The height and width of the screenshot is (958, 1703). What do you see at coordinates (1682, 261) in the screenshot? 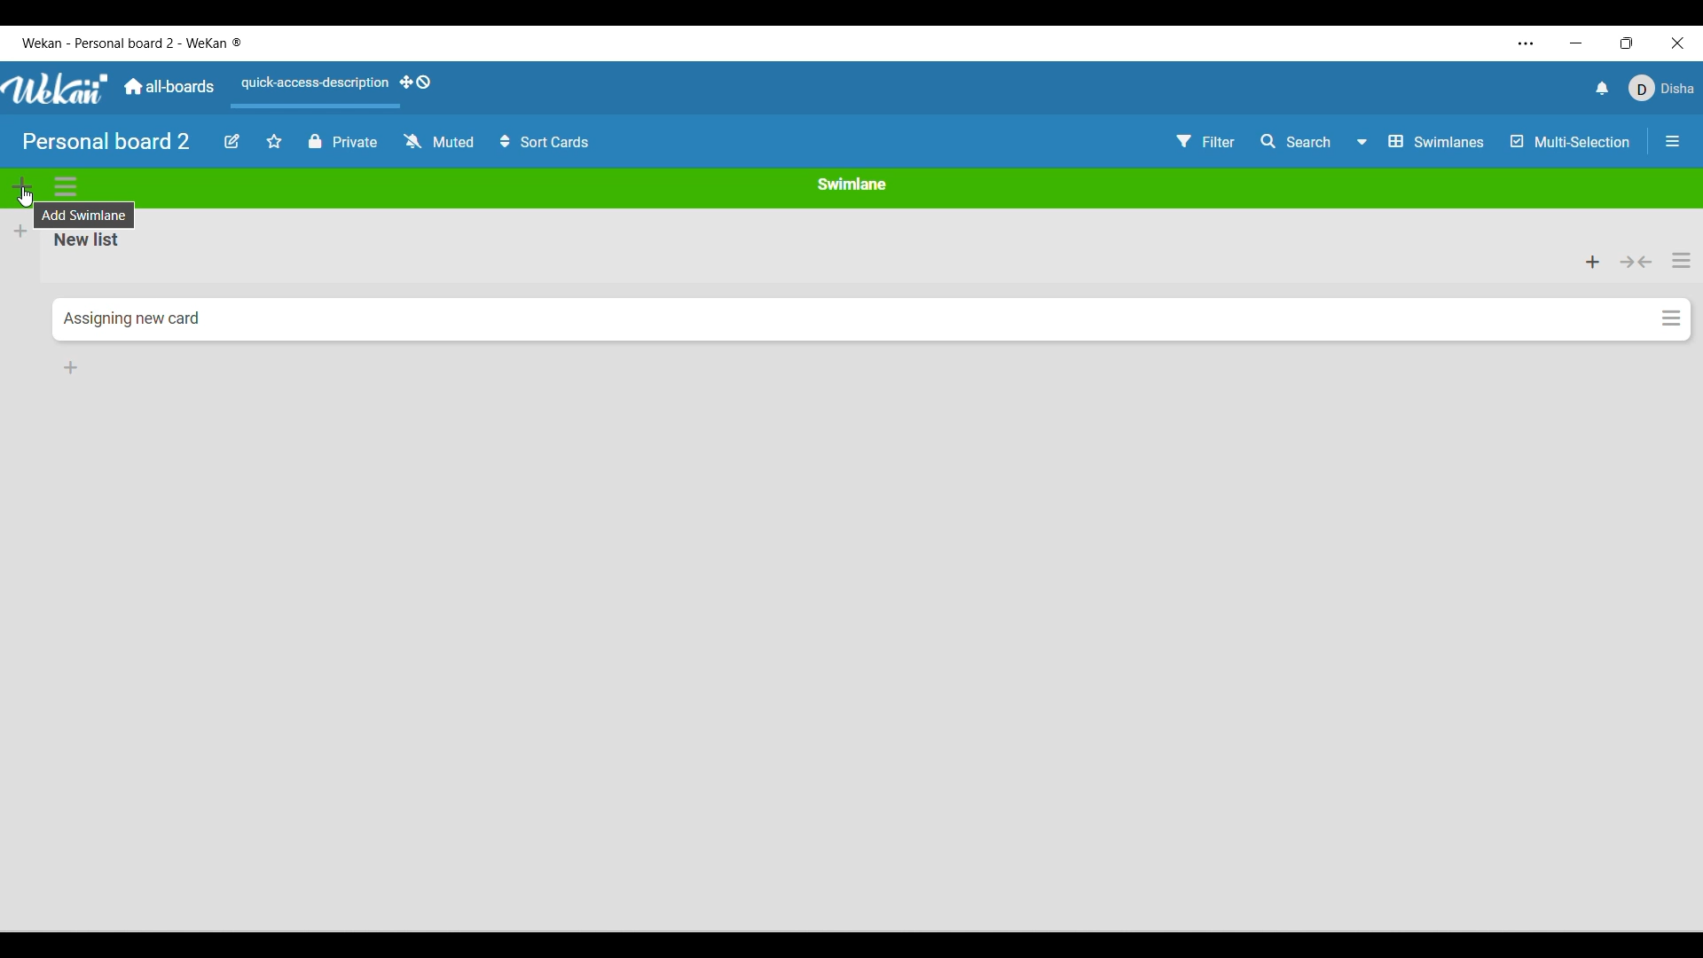
I see `List actions` at bounding box center [1682, 261].